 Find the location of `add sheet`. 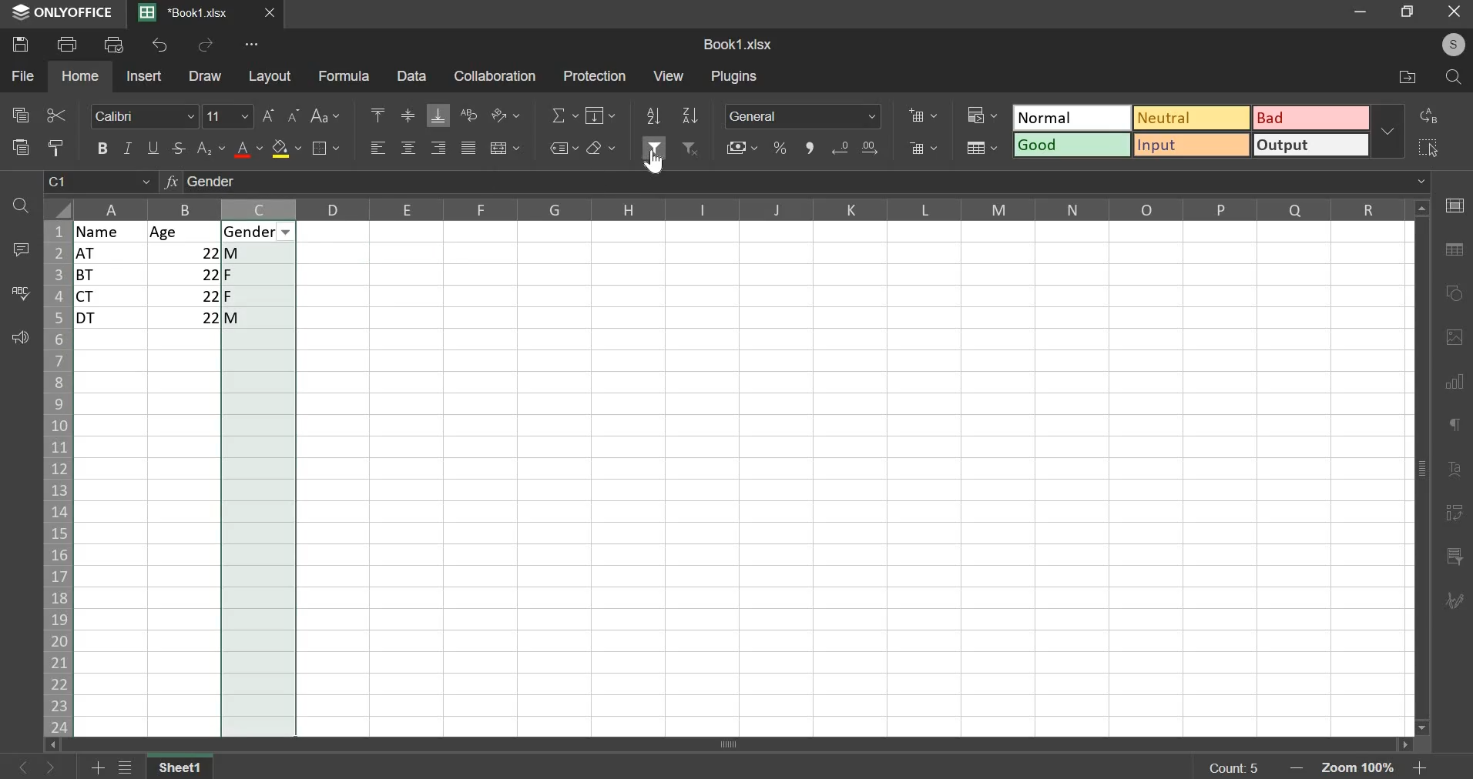

add sheet is located at coordinates (99, 765).